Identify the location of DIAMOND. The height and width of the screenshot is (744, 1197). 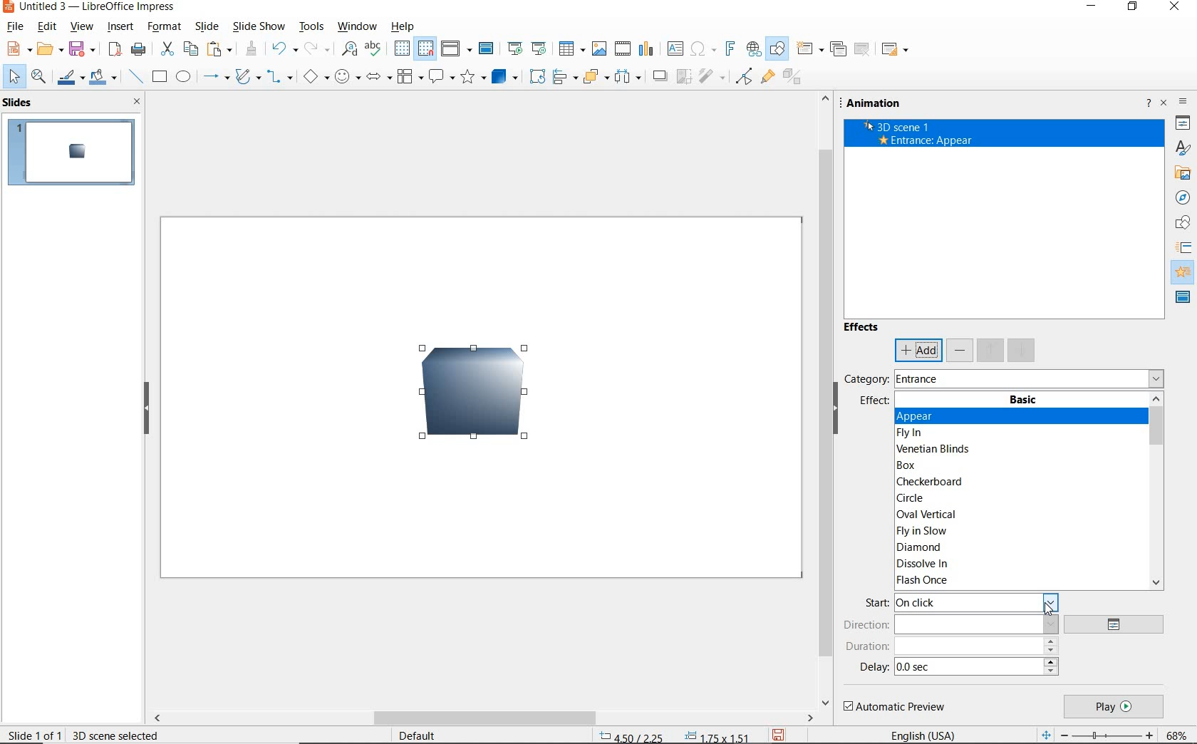
(920, 549).